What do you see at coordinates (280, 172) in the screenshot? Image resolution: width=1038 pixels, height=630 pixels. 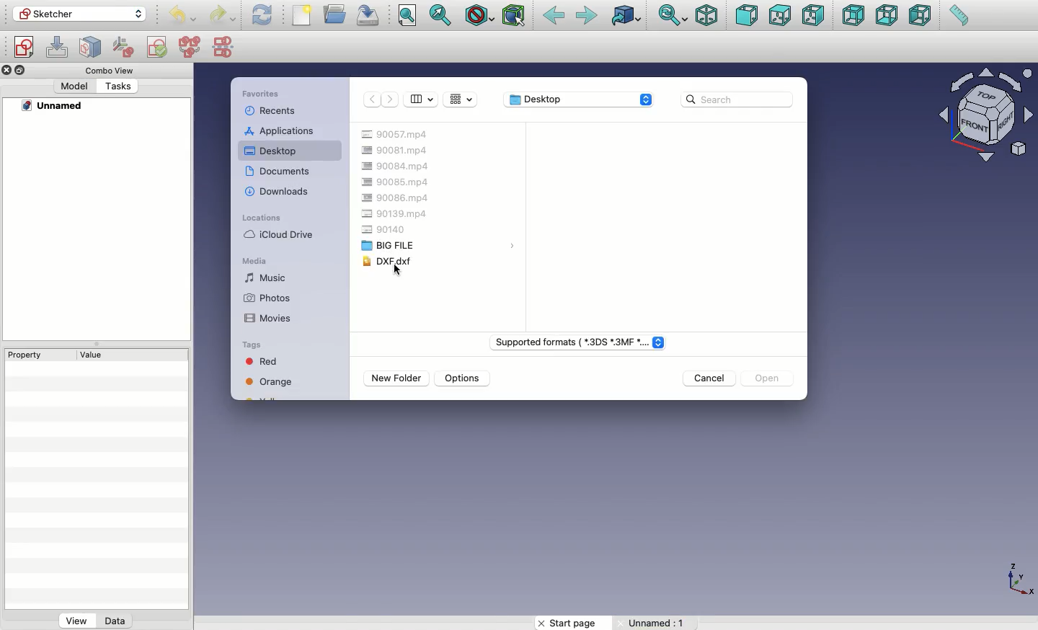 I see `Documents` at bounding box center [280, 172].